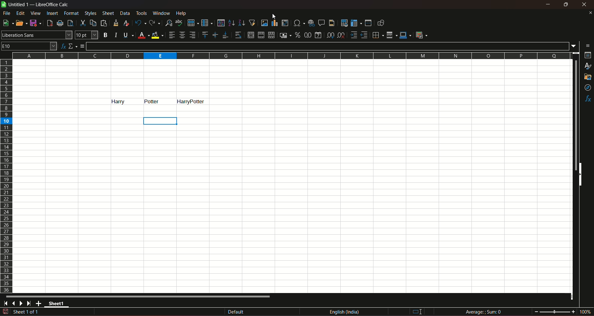 The width and height of the screenshot is (594, 316). Describe the element at coordinates (421, 35) in the screenshot. I see `conditional` at that location.